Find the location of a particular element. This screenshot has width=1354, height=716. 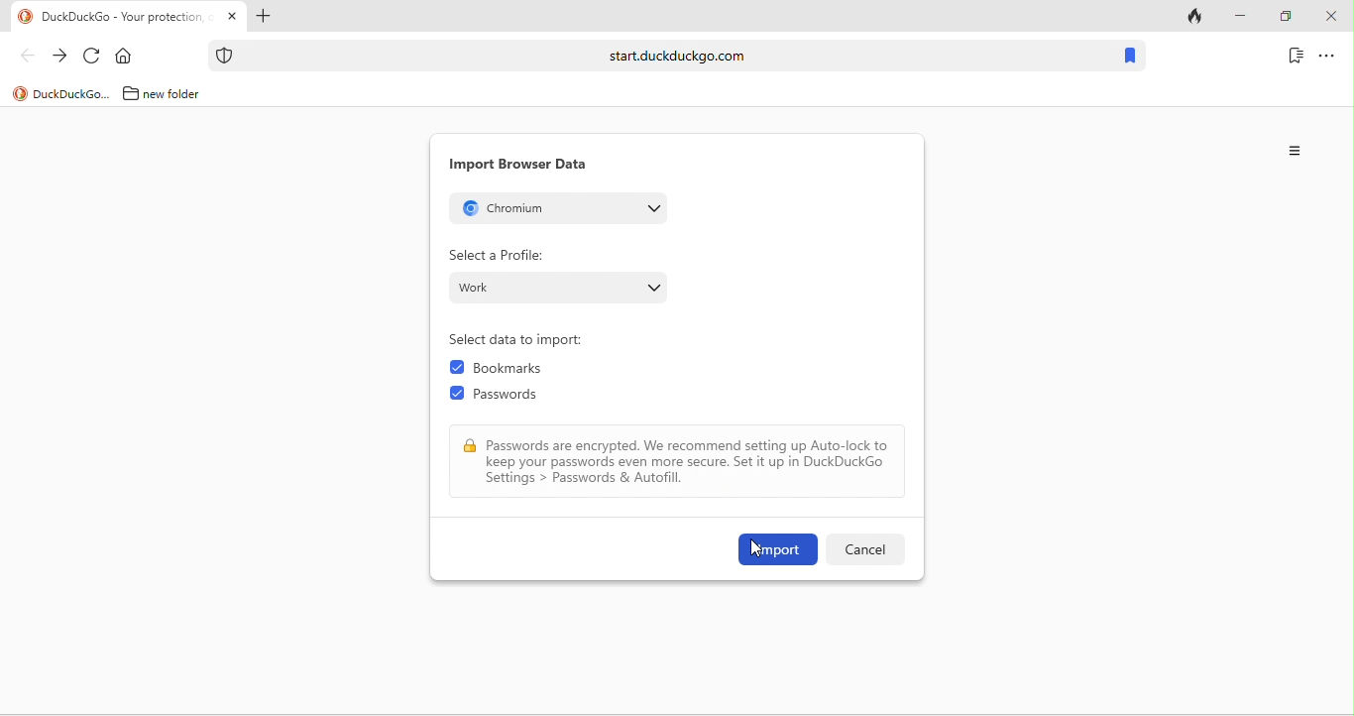

start.duckduckgo.com is located at coordinates (677, 55).